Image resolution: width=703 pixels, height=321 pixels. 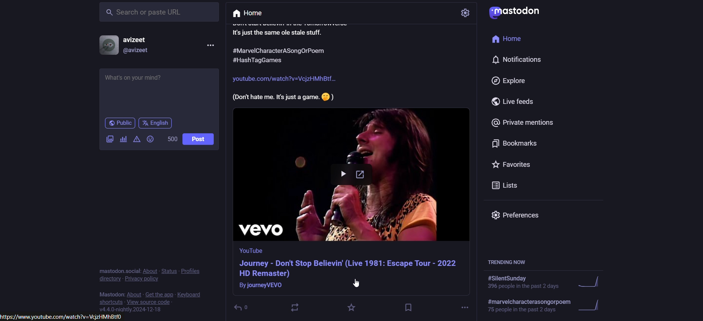 I want to click on view source code, so click(x=149, y=302).